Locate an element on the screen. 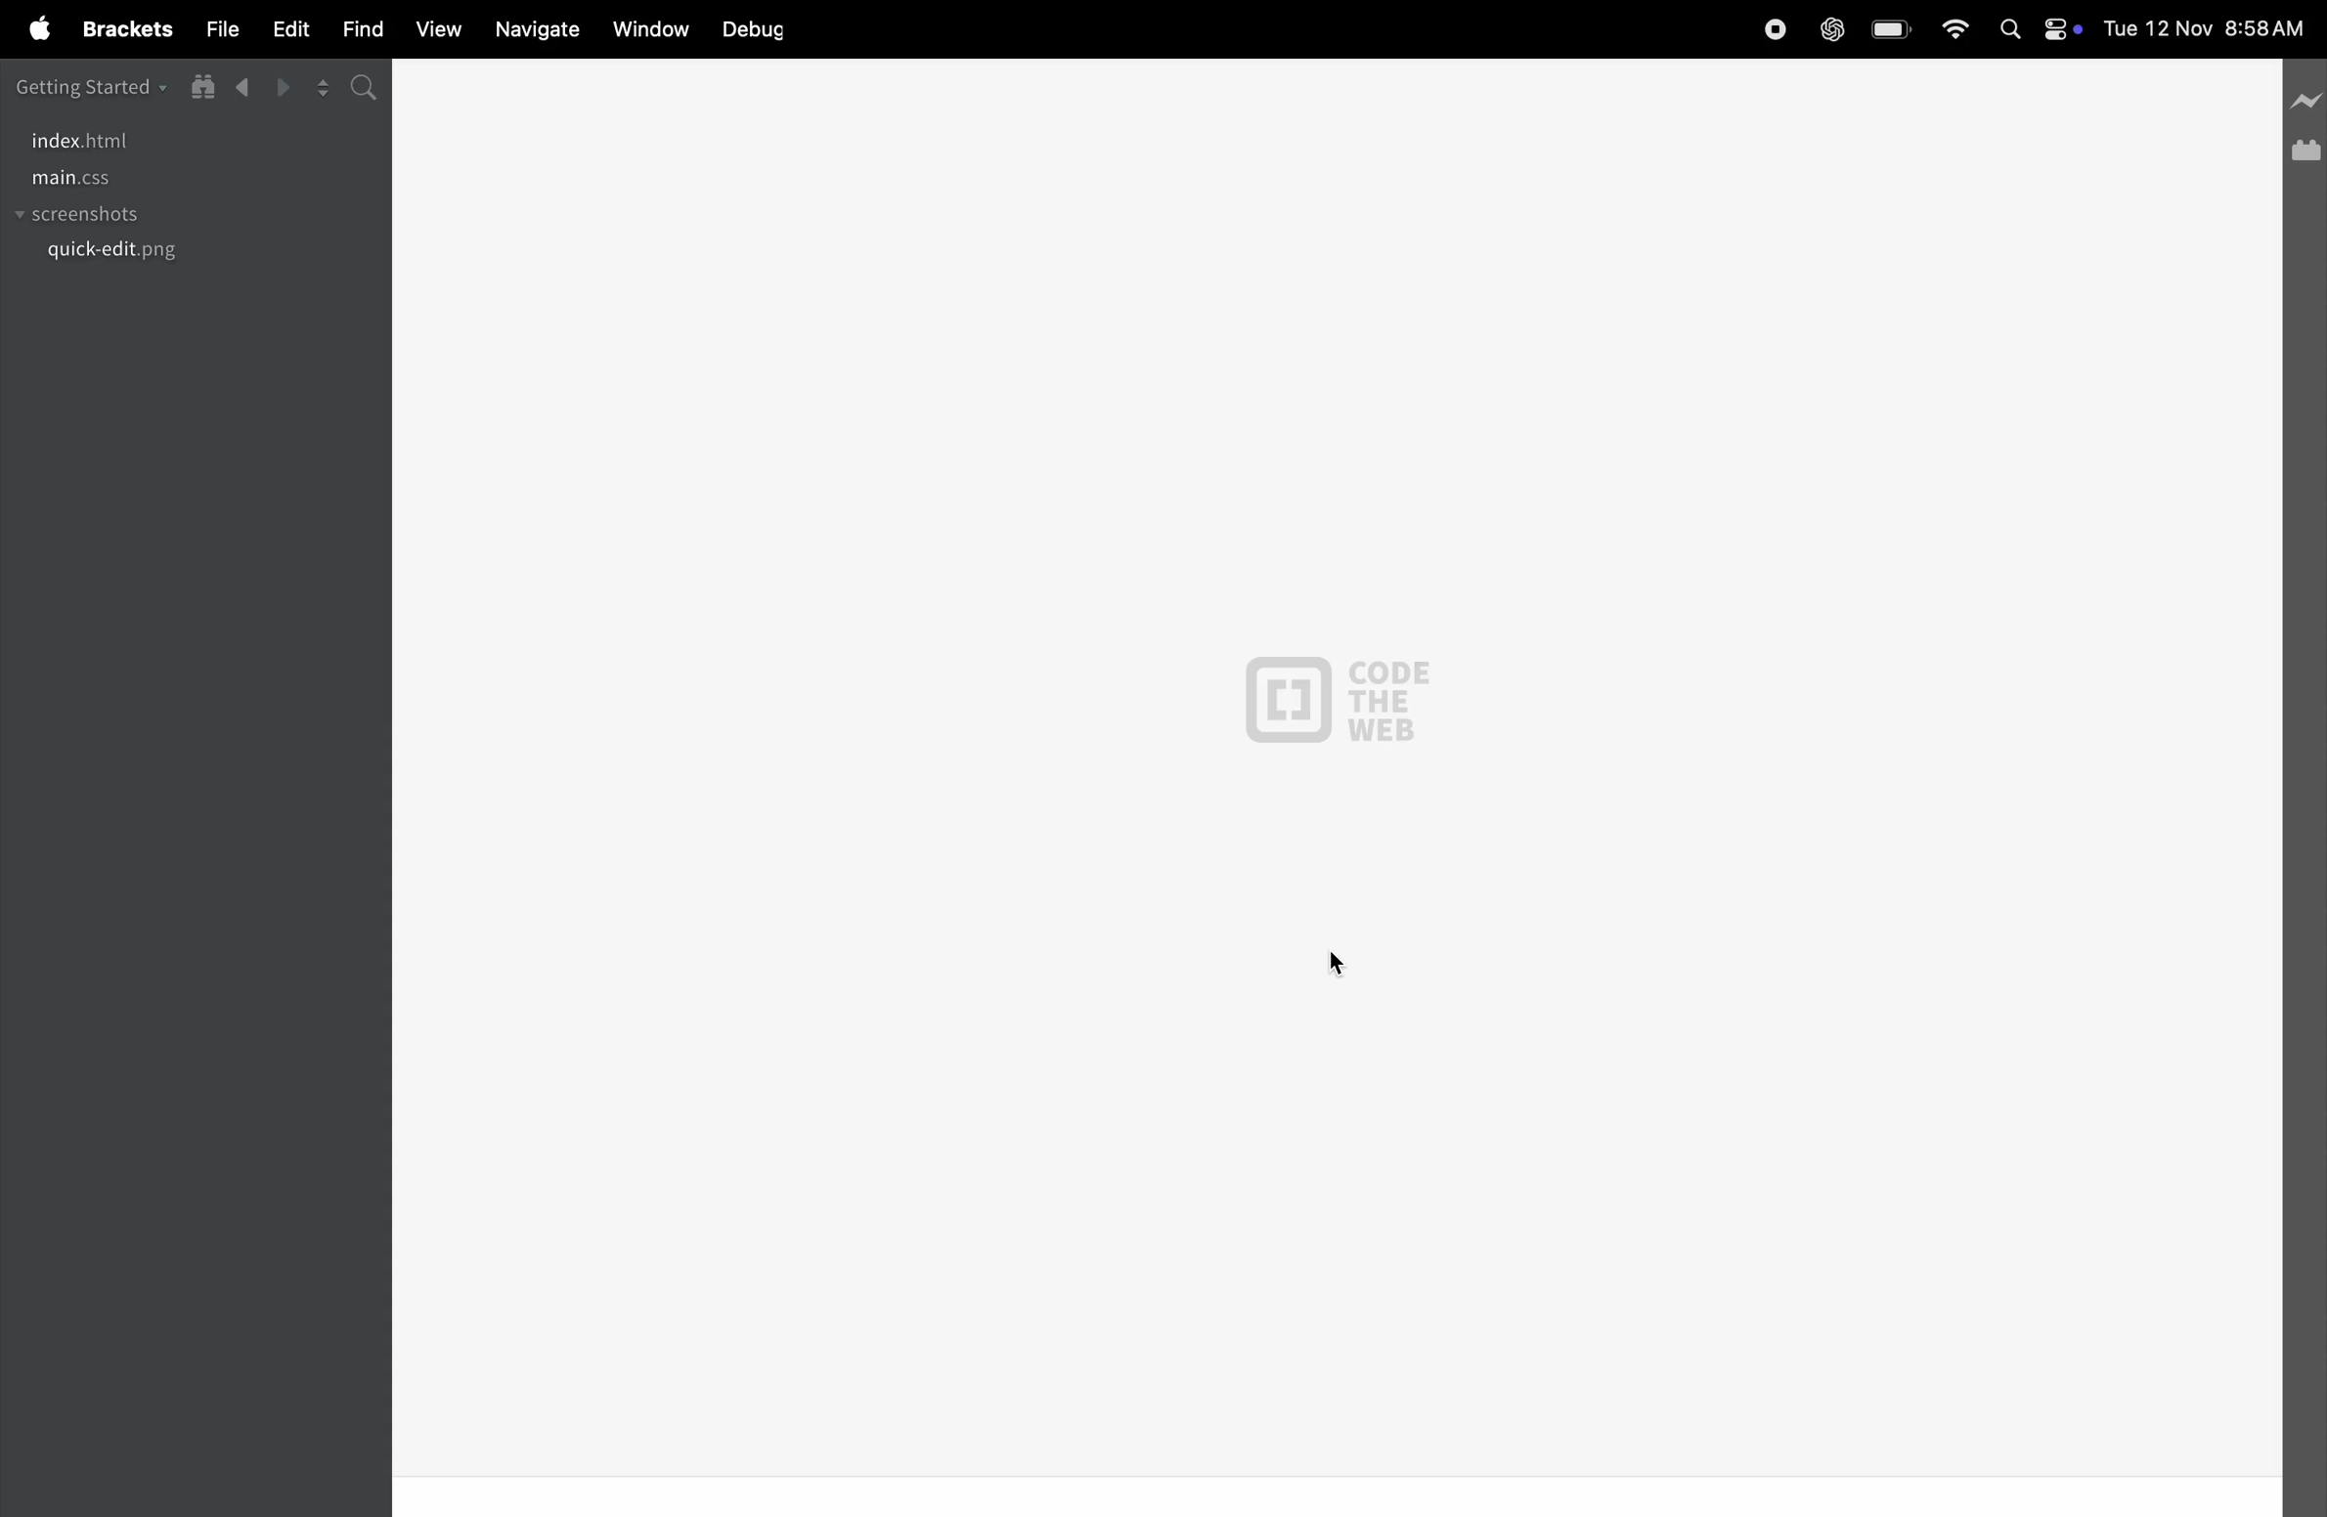 The width and height of the screenshot is (2327, 1517). main .css is located at coordinates (107, 179).